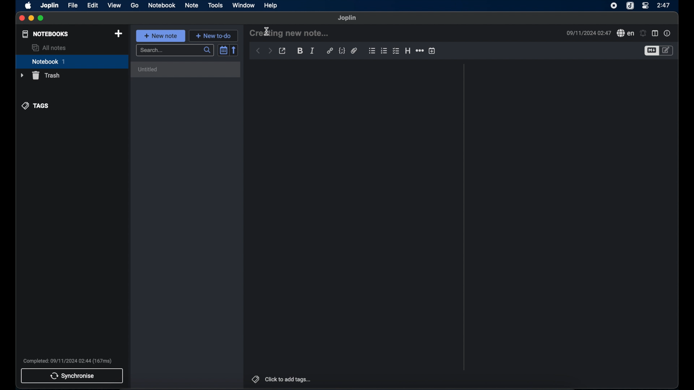  What do you see at coordinates (35, 105) in the screenshot?
I see `tags` at bounding box center [35, 105].